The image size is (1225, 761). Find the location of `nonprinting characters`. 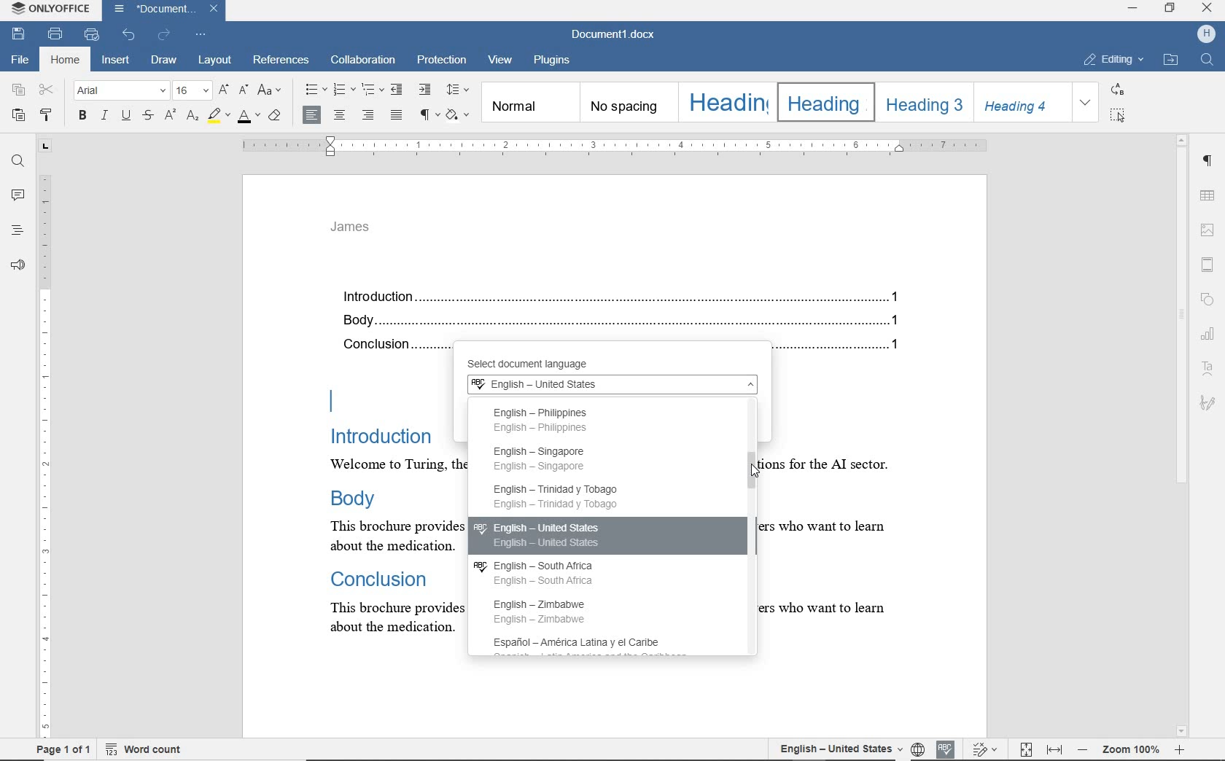

nonprinting characters is located at coordinates (428, 114).